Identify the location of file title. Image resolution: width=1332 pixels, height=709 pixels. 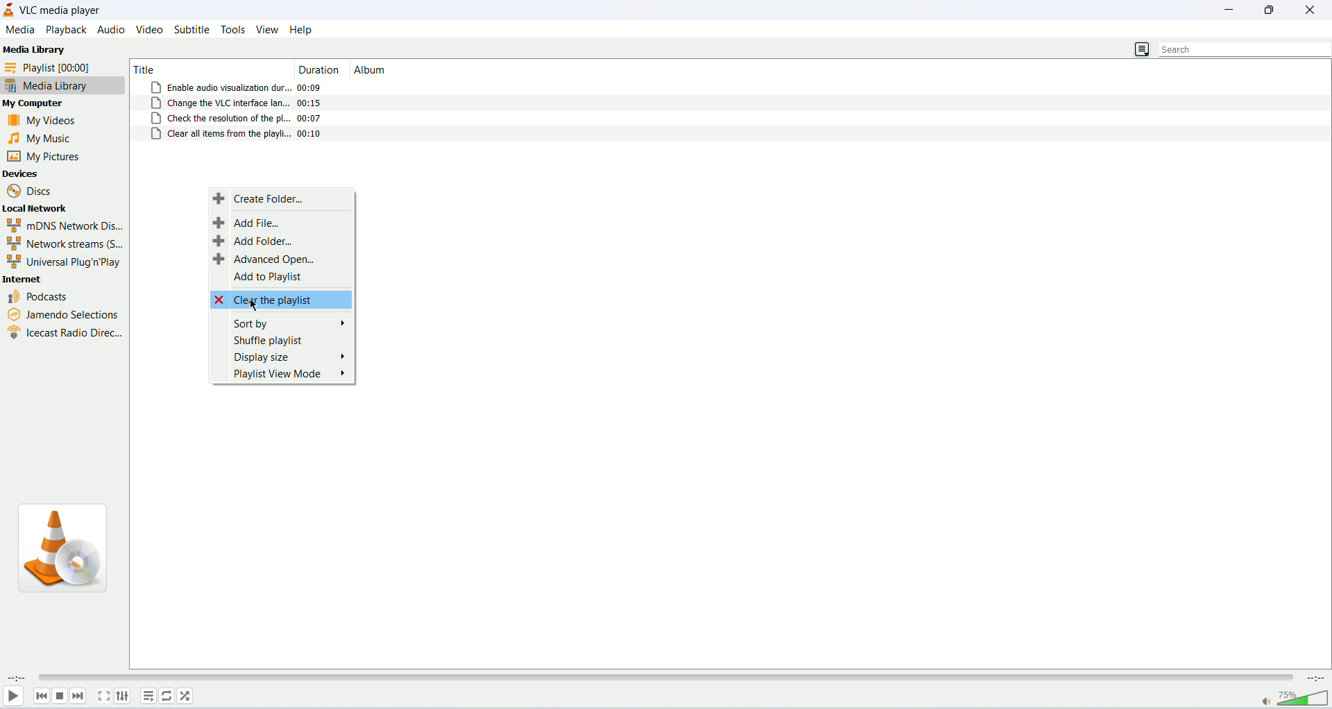
(205, 67).